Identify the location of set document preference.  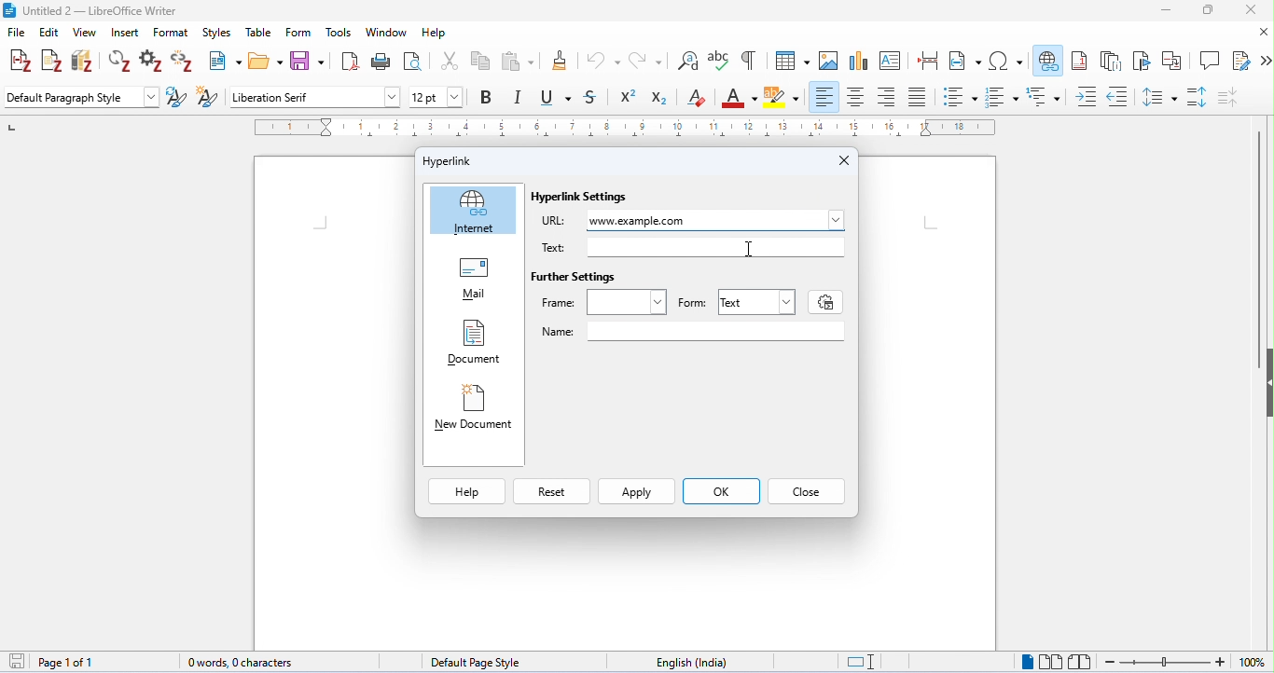
(153, 61).